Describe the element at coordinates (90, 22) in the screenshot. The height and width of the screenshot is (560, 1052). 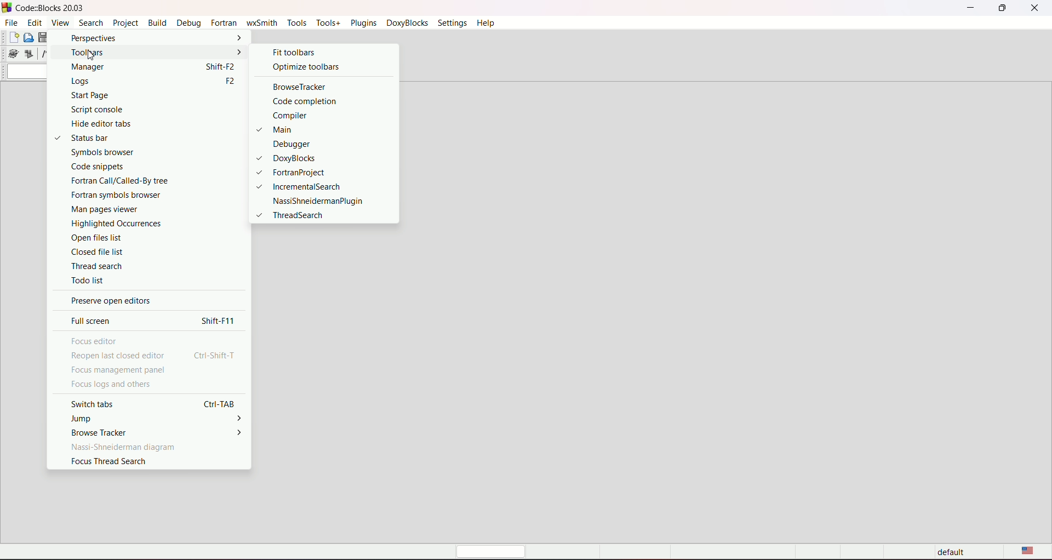
I see `search` at that location.